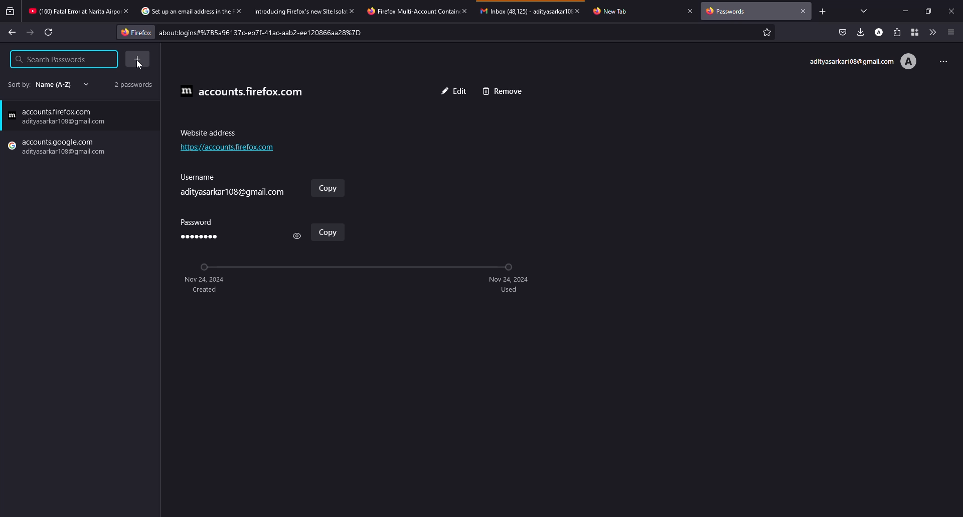 The height and width of the screenshot is (517, 963). I want to click on accounts, so click(241, 91).